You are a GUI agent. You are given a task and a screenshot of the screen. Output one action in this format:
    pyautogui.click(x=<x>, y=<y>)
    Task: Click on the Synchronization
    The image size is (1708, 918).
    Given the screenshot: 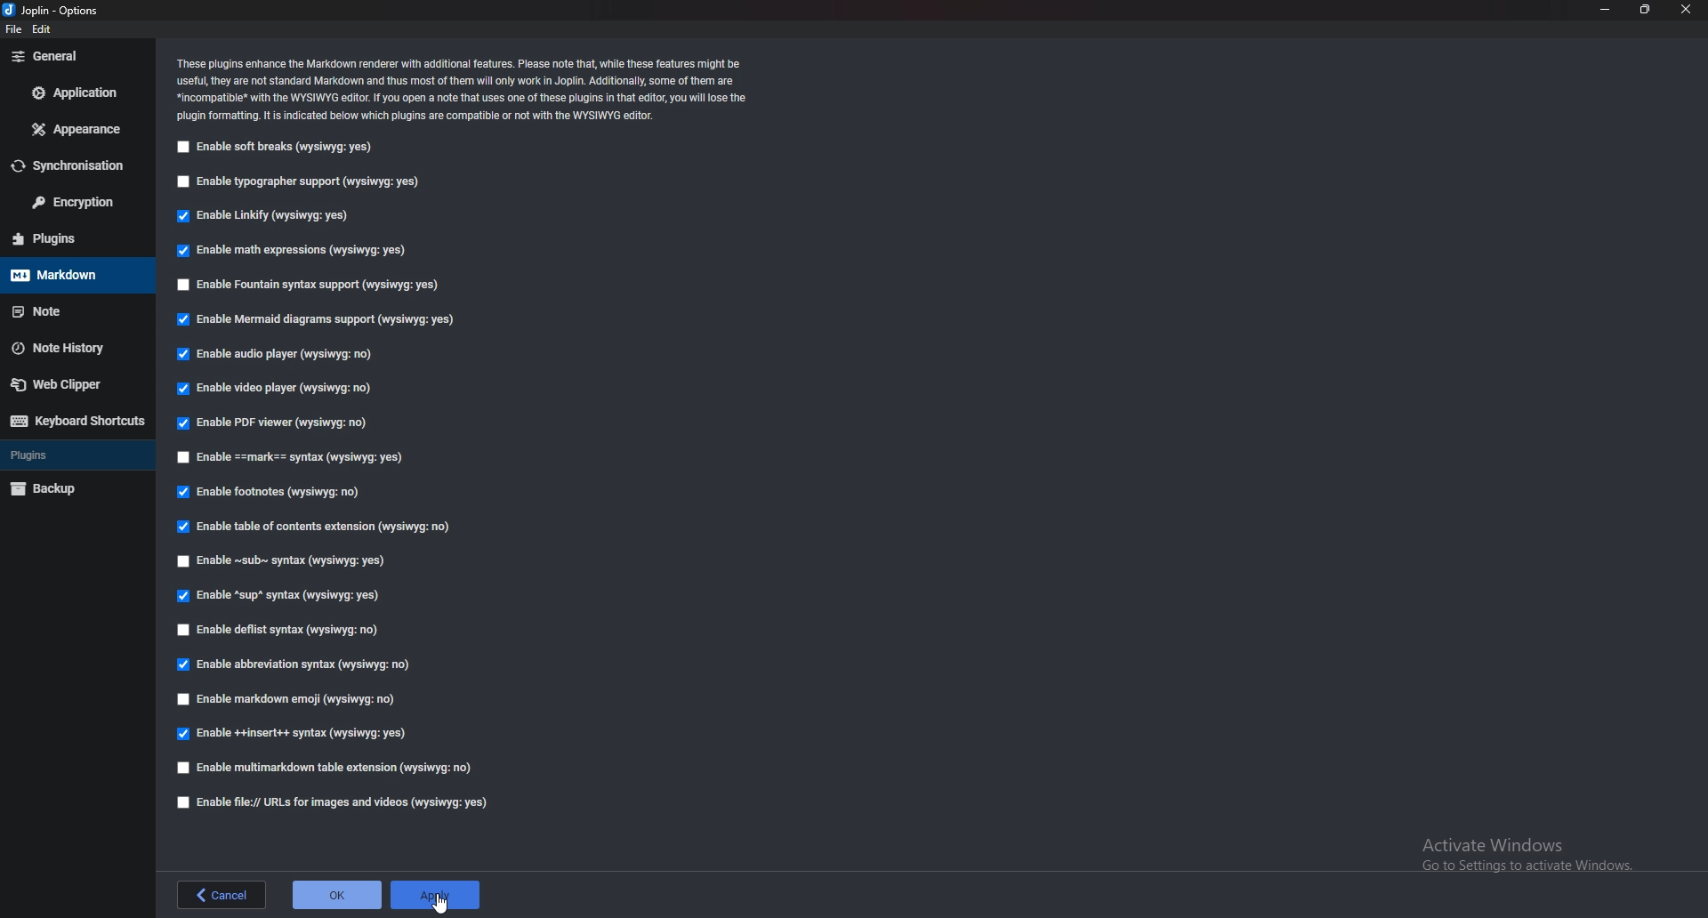 What is the action you would take?
    pyautogui.click(x=76, y=166)
    